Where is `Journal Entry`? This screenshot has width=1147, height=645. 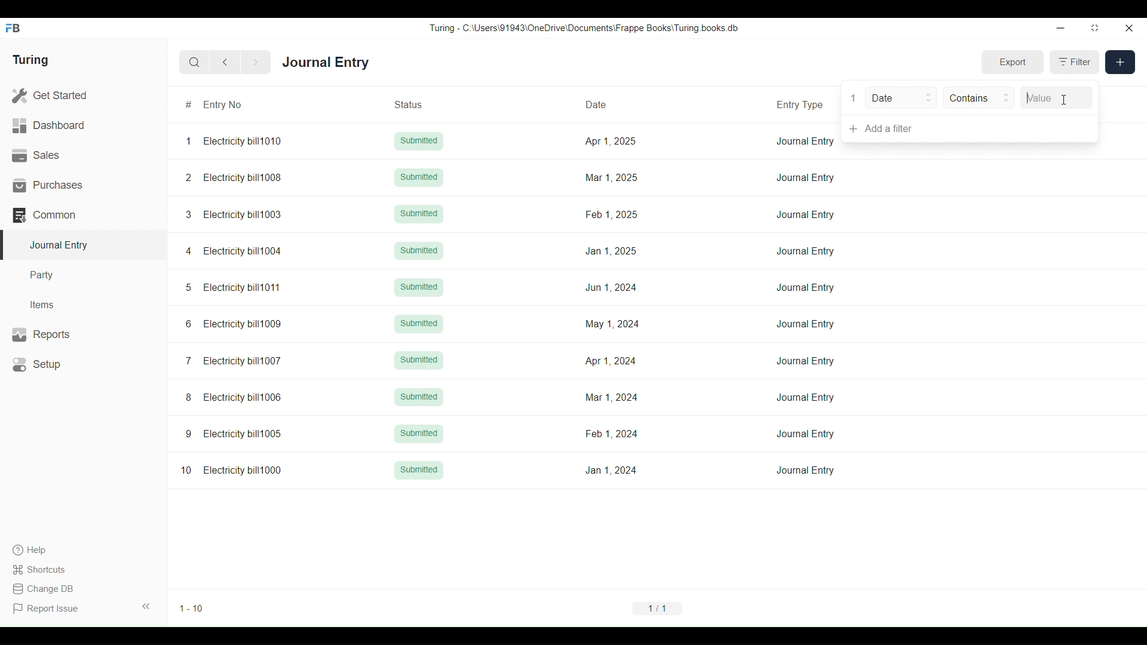 Journal Entry is located at coordinates (326, 62).